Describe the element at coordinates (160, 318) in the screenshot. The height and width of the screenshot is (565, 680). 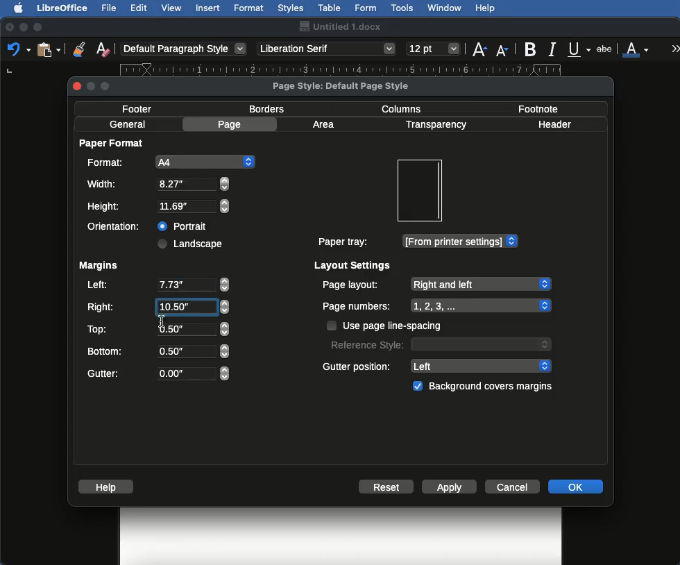
I see `` at that location.